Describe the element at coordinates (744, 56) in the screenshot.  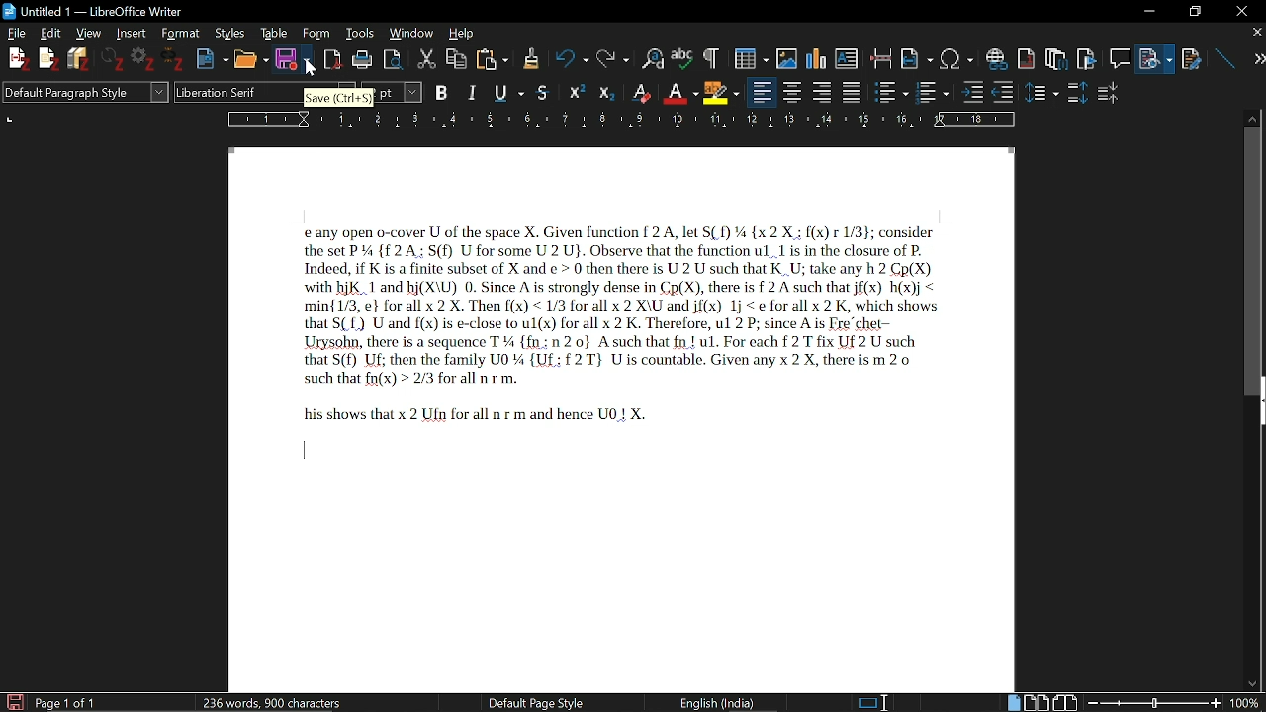
I see `Insert table` at that location.